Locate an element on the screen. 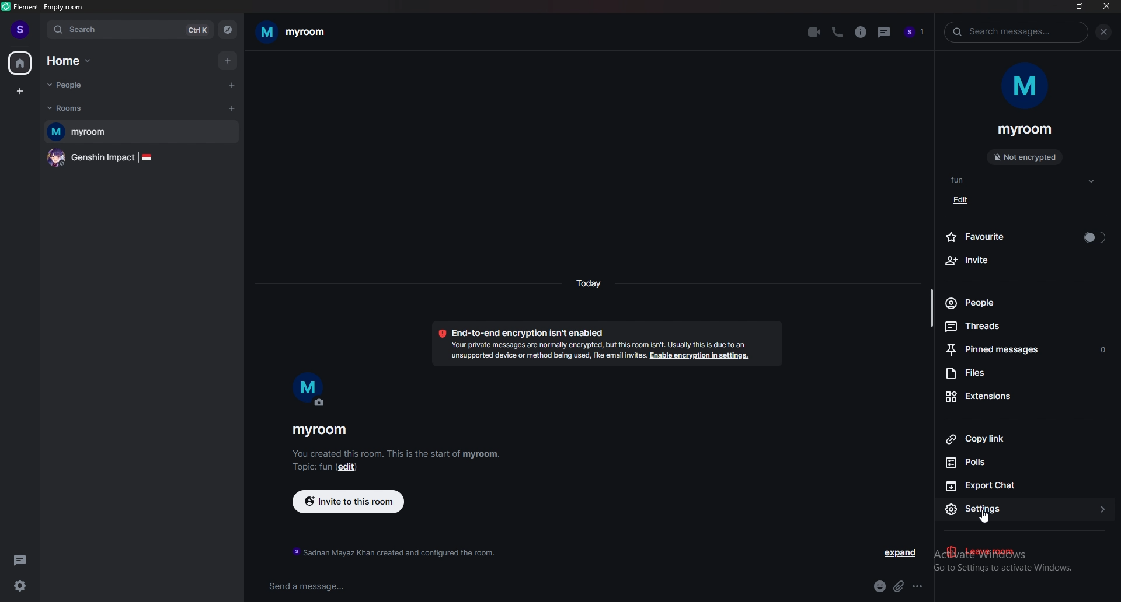  element | empty room is located at coordinates (50, 6).